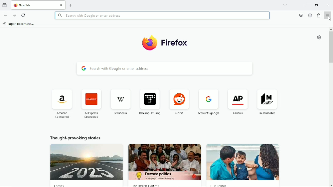  Describe the element at coordinates (149, 42) in the screenshot. I see `firefox logo` at that location.